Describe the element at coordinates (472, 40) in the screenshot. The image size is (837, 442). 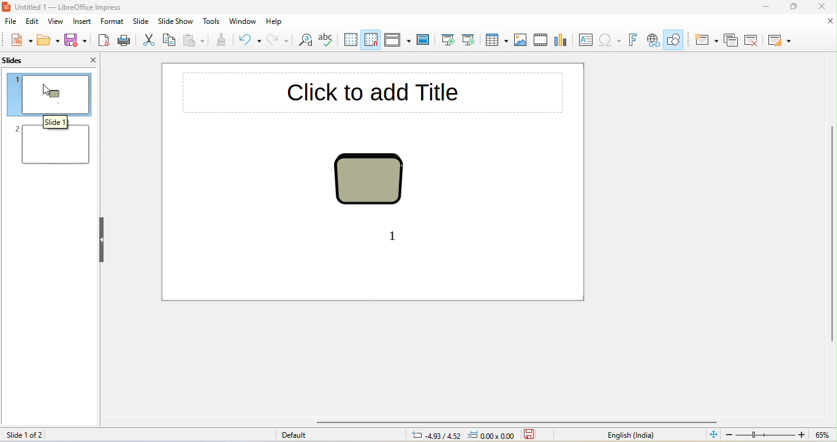
I see `start from current slide` at that location.